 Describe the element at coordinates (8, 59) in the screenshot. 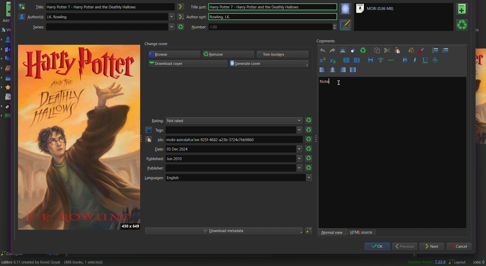

I see `Series` at that location.